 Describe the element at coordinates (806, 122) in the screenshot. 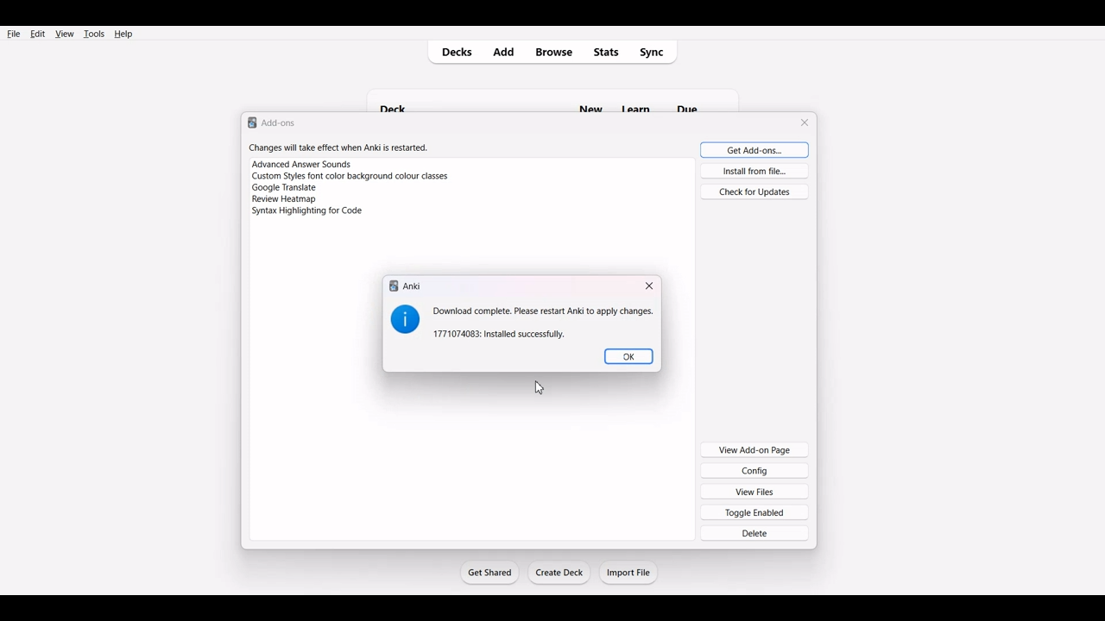

I see `Close` at that location.